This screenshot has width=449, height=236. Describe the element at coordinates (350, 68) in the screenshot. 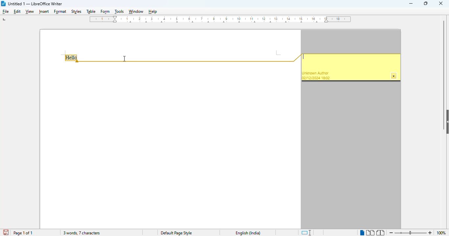

I see `comment` at that location.